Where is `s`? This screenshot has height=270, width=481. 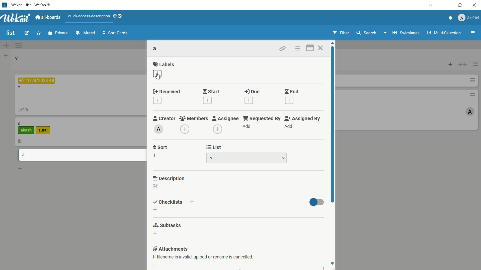
s is located at coordinates (22, 123).